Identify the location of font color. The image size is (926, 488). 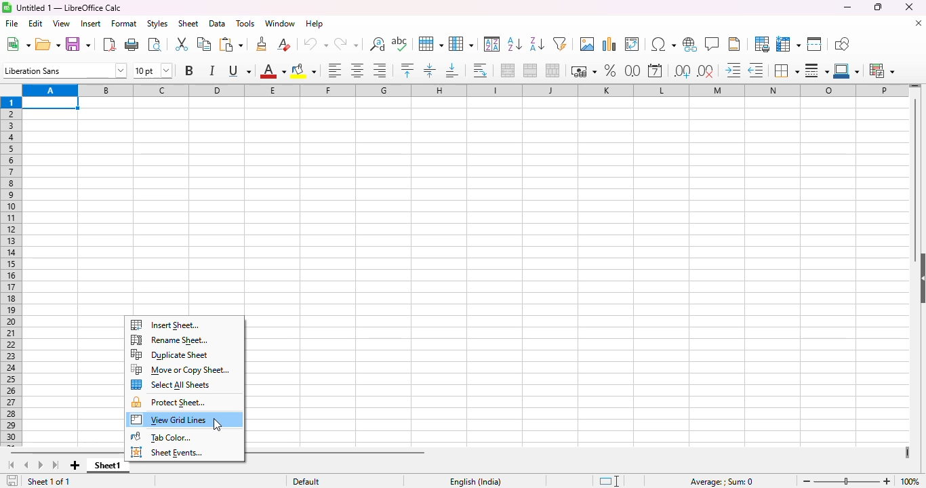
(272, 70).